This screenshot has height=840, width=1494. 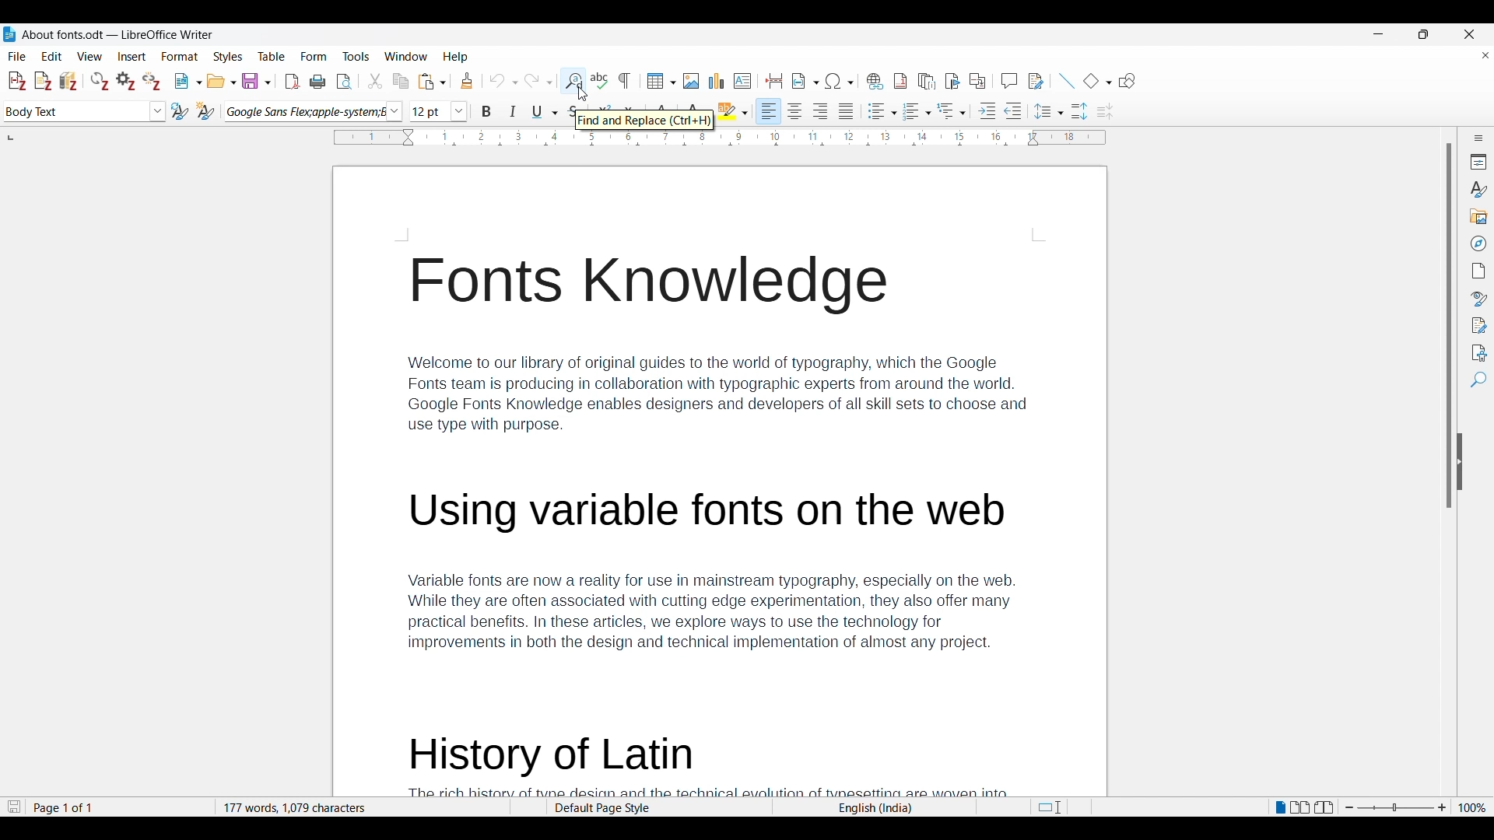 I want to click on New and New options, so click(x=188, y=81).